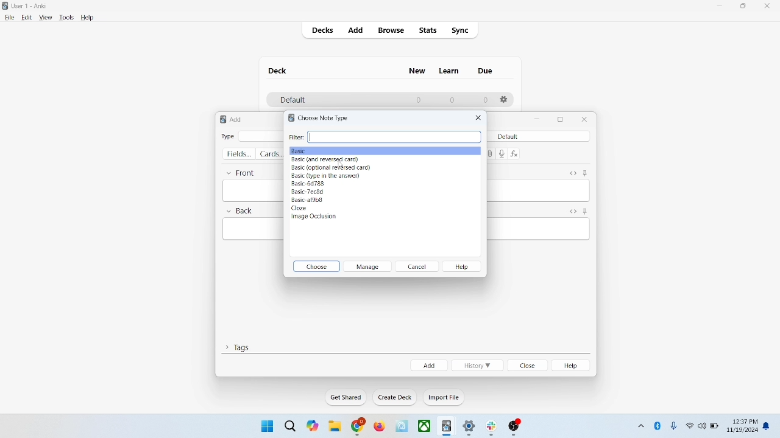  What do you see at coordinates (770, 7) in the screenshot?
I see `close` at bounding box center [770, 7].